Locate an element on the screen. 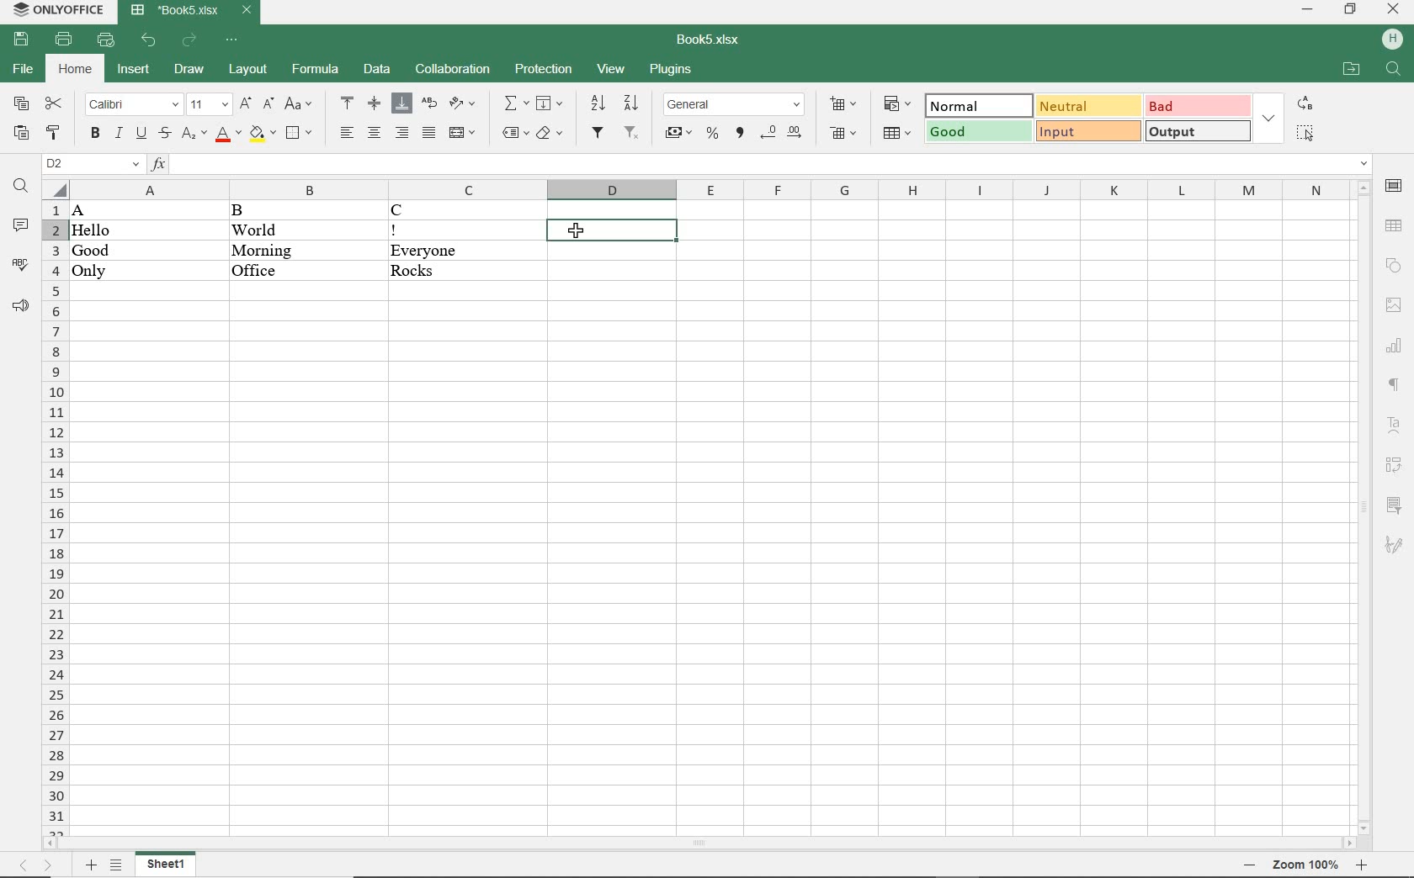  COMMA STYLE is located at coordinates (741, 133).